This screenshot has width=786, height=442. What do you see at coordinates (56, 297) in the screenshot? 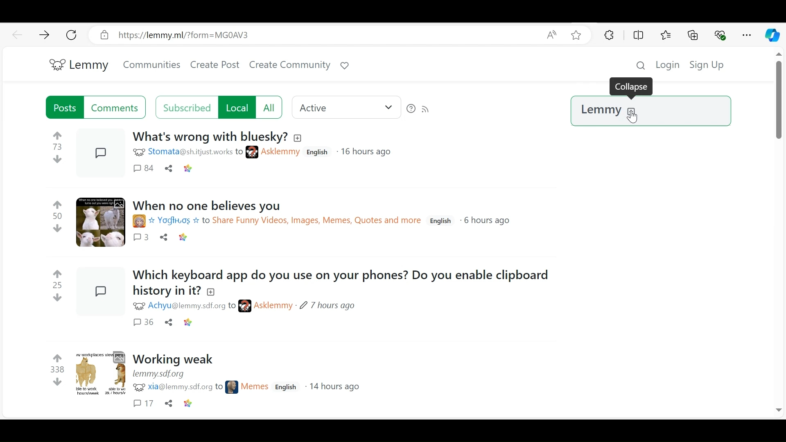
I see `downvotes` at bounding box center [56, 297].